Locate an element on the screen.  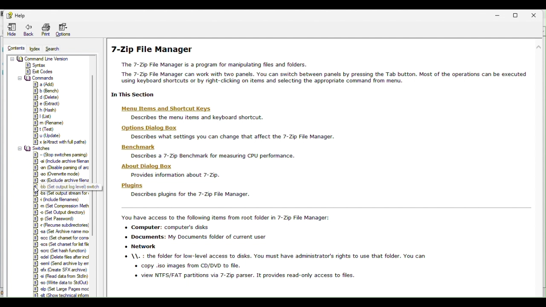
Provides information about 7-Zip. is located at coordinates (172, 175).